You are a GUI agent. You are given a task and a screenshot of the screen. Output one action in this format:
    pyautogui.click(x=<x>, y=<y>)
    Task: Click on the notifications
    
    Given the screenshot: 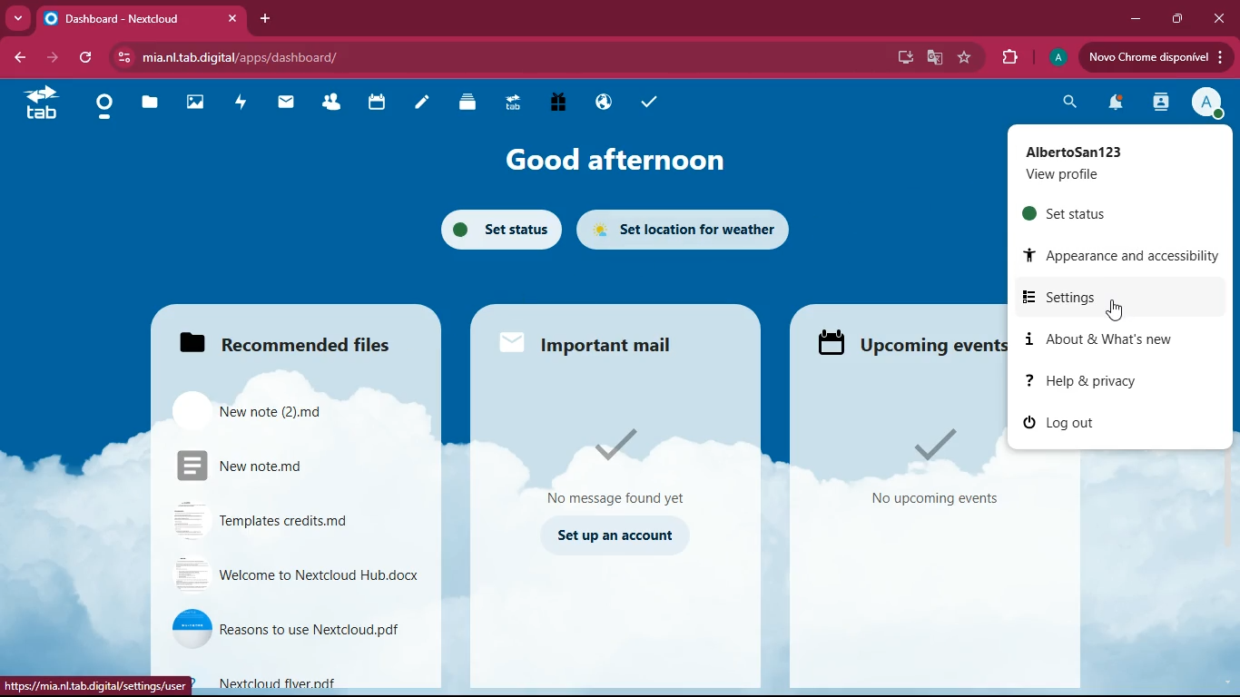 What is the action you would take?
    pyautogui.click(x=1112, y=104)
    